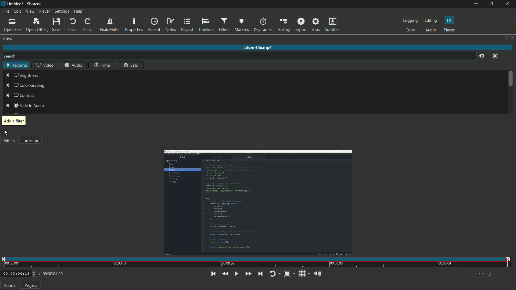  What do you see at coordinates (20, 95) in the screenshot?
I see `contrast` at bounding box center [20, 95].